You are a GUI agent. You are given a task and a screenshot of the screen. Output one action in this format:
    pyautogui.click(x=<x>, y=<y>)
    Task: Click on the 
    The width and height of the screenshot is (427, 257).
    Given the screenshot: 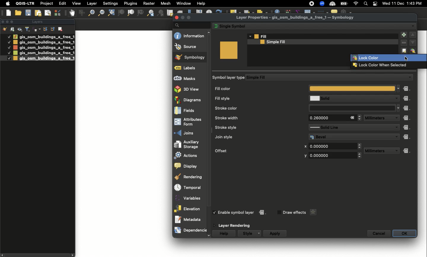 What is the action you would take?
    pyautogui.click(x=408, y=88)
    